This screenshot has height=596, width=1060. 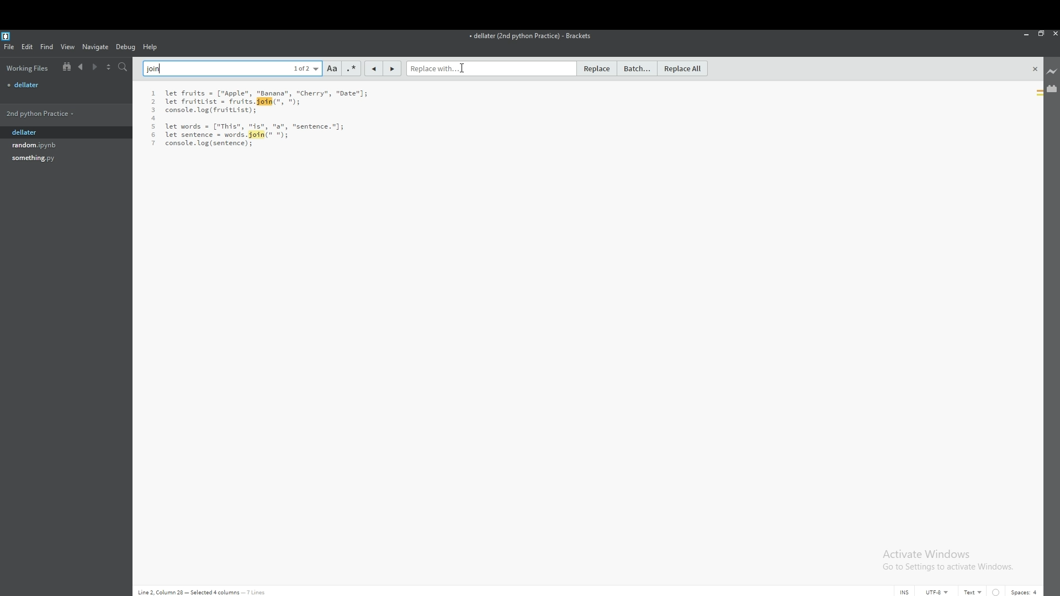 What do you see at coordinates (463, 68) in the screenshot?
I see `cursor` at bounding box center [463, 68].